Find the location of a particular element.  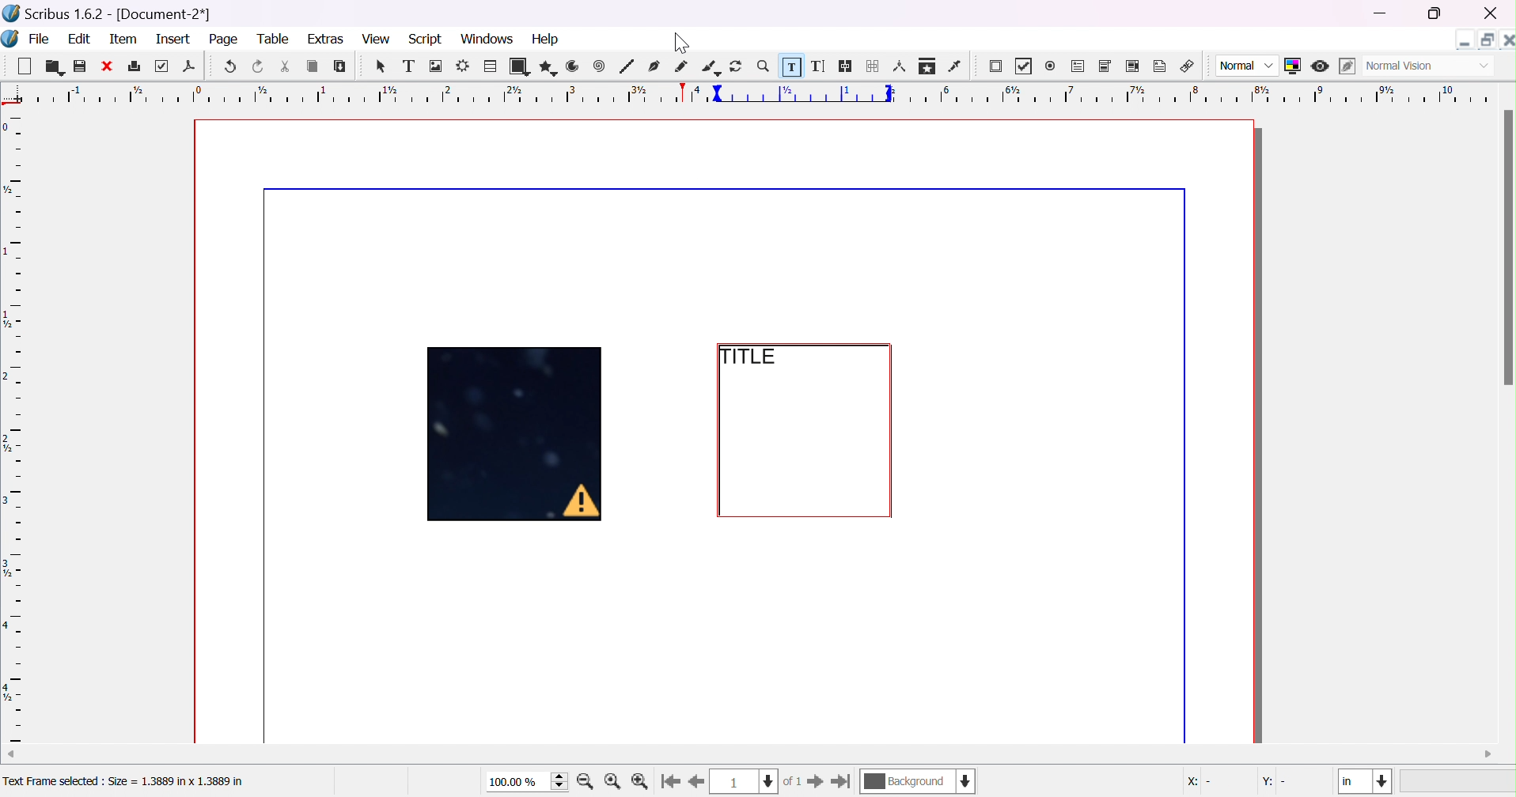

toggle color management system is located at coordinates (1294, 66).